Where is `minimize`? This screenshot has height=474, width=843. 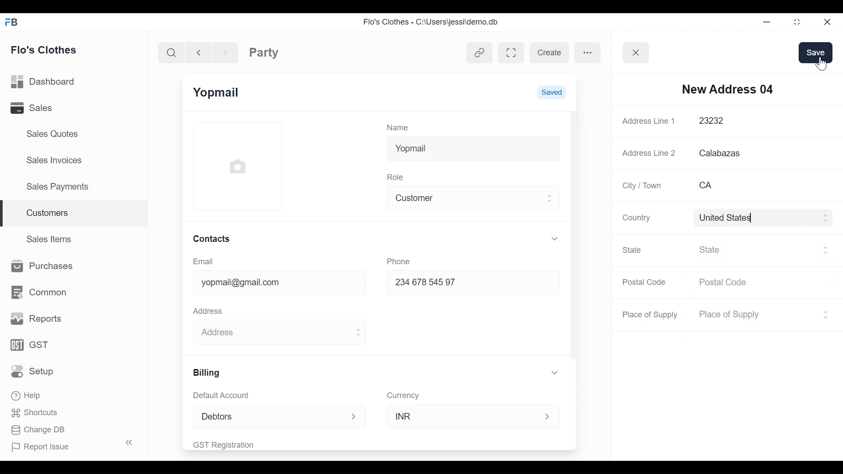 minimize is located at coordinates (766, 22).